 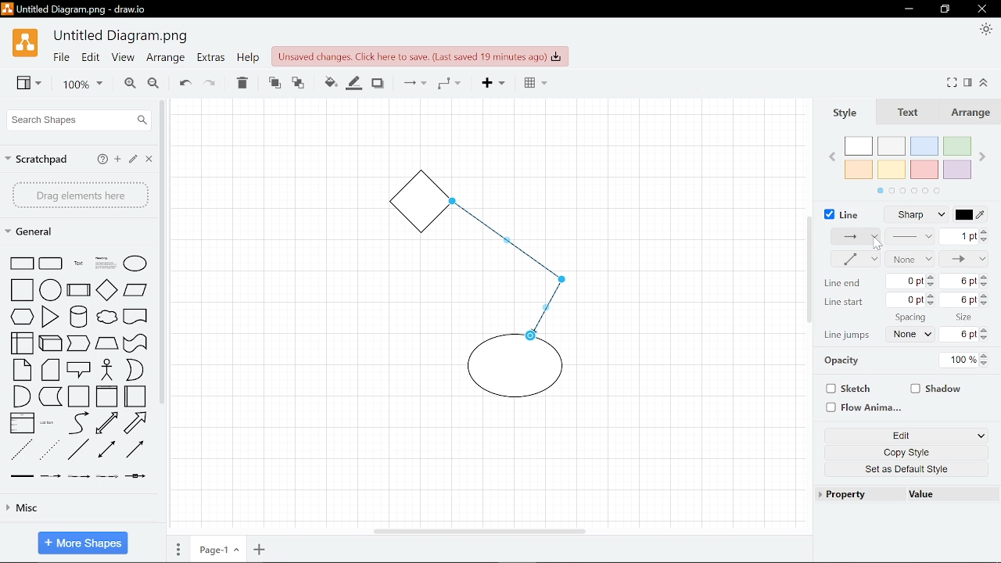 What do you see at coordinates (78, 264) in the screenshot?
I see `shape` at bounding box center [78, 264].